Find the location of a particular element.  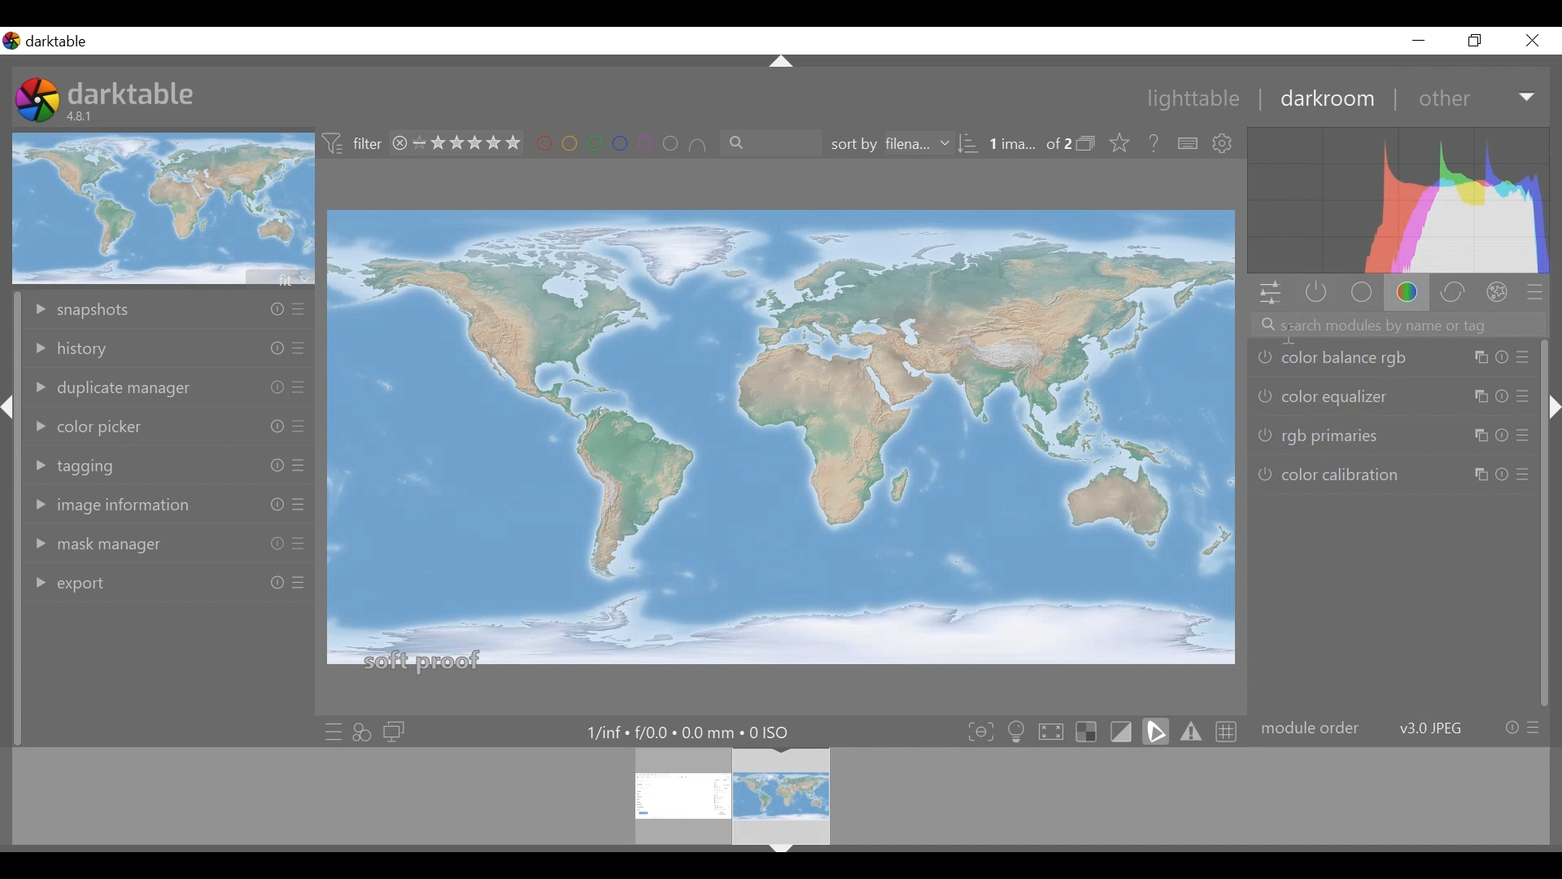

search module by name or tag is located at coordinates (1394, 326).